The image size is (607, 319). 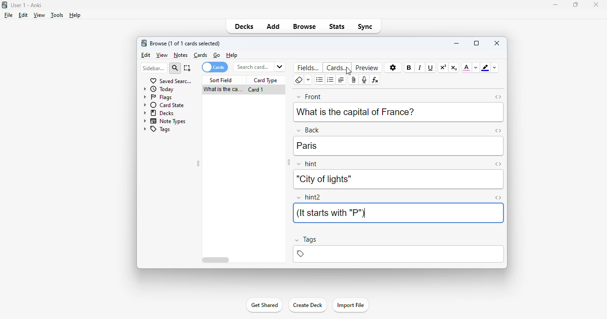 What do you see at coordinates (476, 43) in the screenshot?
I see `maximize` at bounding box center [476, 43].